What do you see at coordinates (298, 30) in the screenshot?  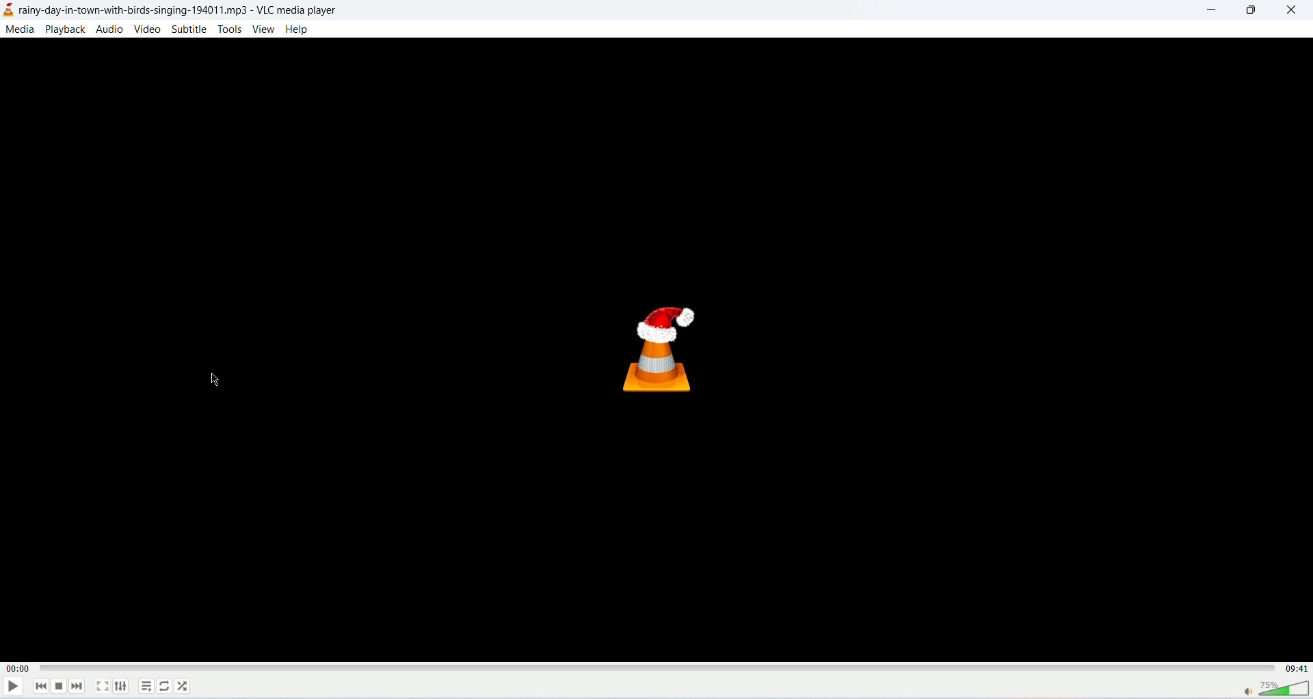 I see `help` at bounding box center [298, 30].